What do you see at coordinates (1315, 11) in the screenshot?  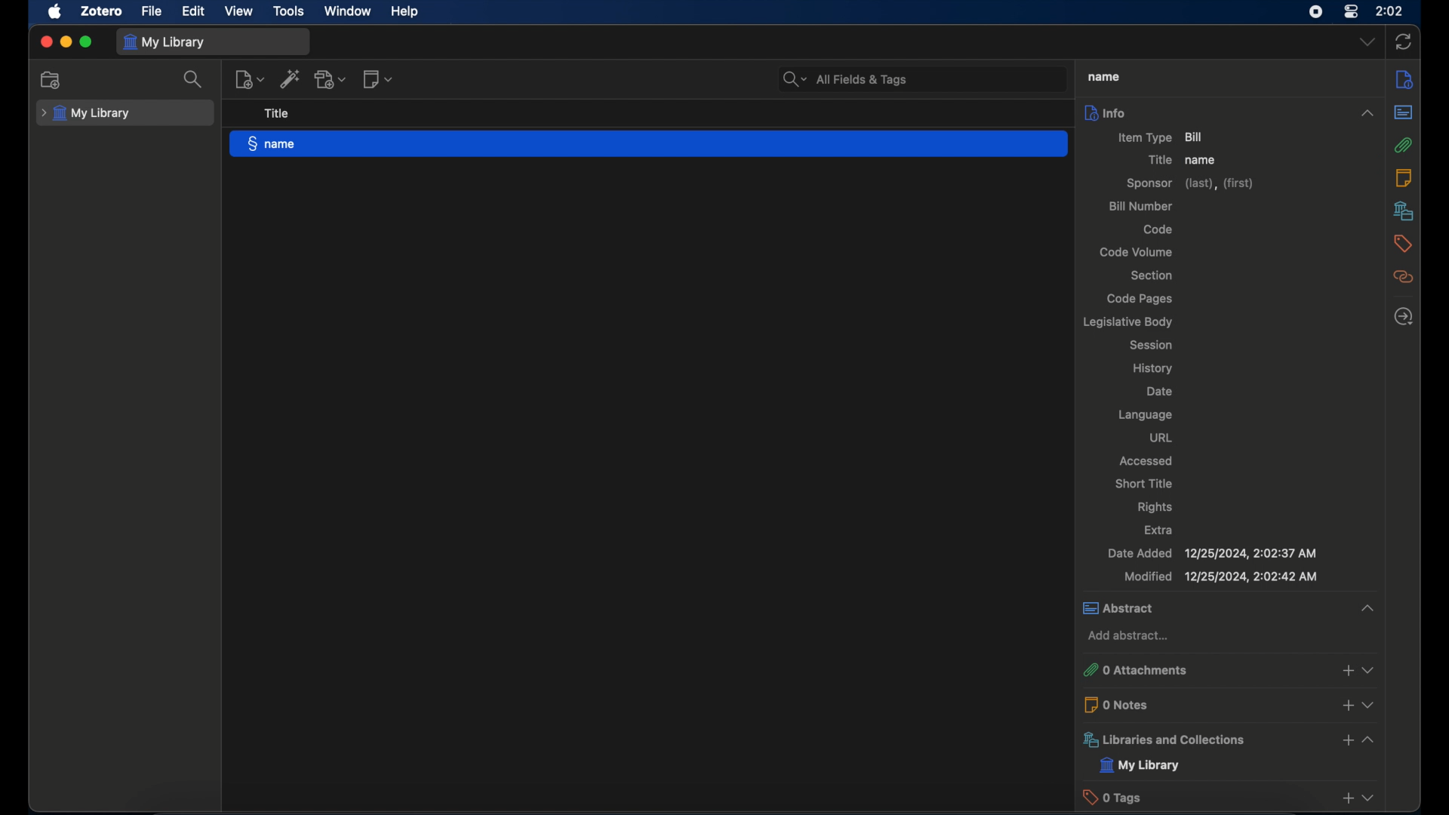 I see `screen recorder` at bounding box center [1315, 11].